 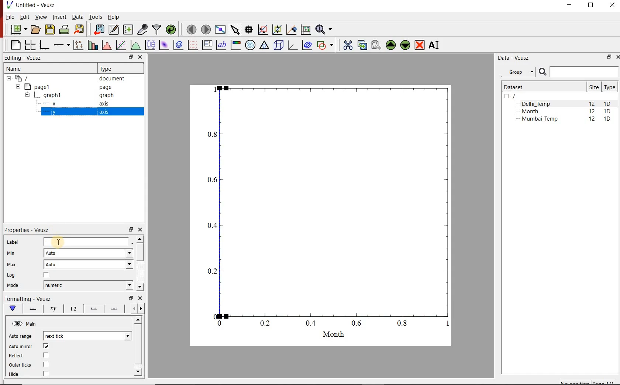 What do you see at coordinates (27, 57) in the screenshot?
I see `Editing - Veusz` at bounding box center [27, 57].